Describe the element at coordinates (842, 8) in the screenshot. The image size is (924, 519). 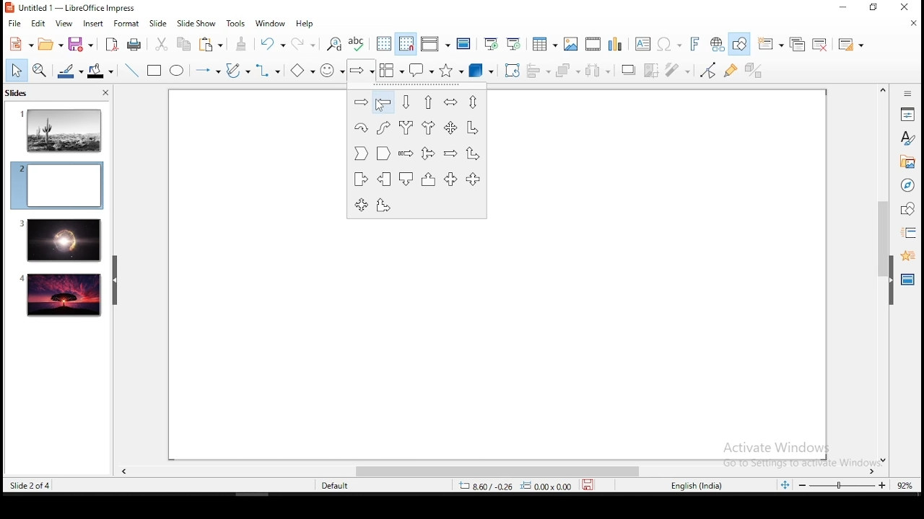
I see `minimize` at that location.